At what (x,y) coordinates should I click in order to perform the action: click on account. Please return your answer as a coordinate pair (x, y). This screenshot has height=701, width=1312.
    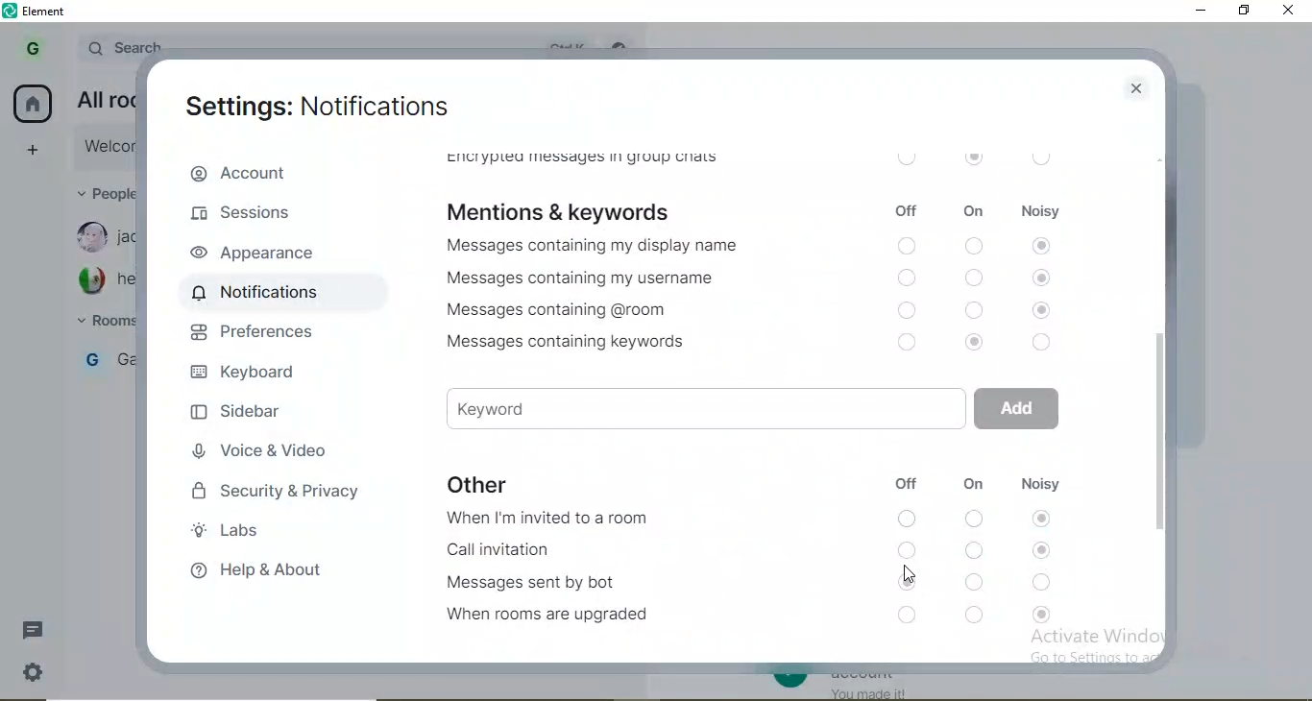
    Looking at the image, I should click on (231, 171).